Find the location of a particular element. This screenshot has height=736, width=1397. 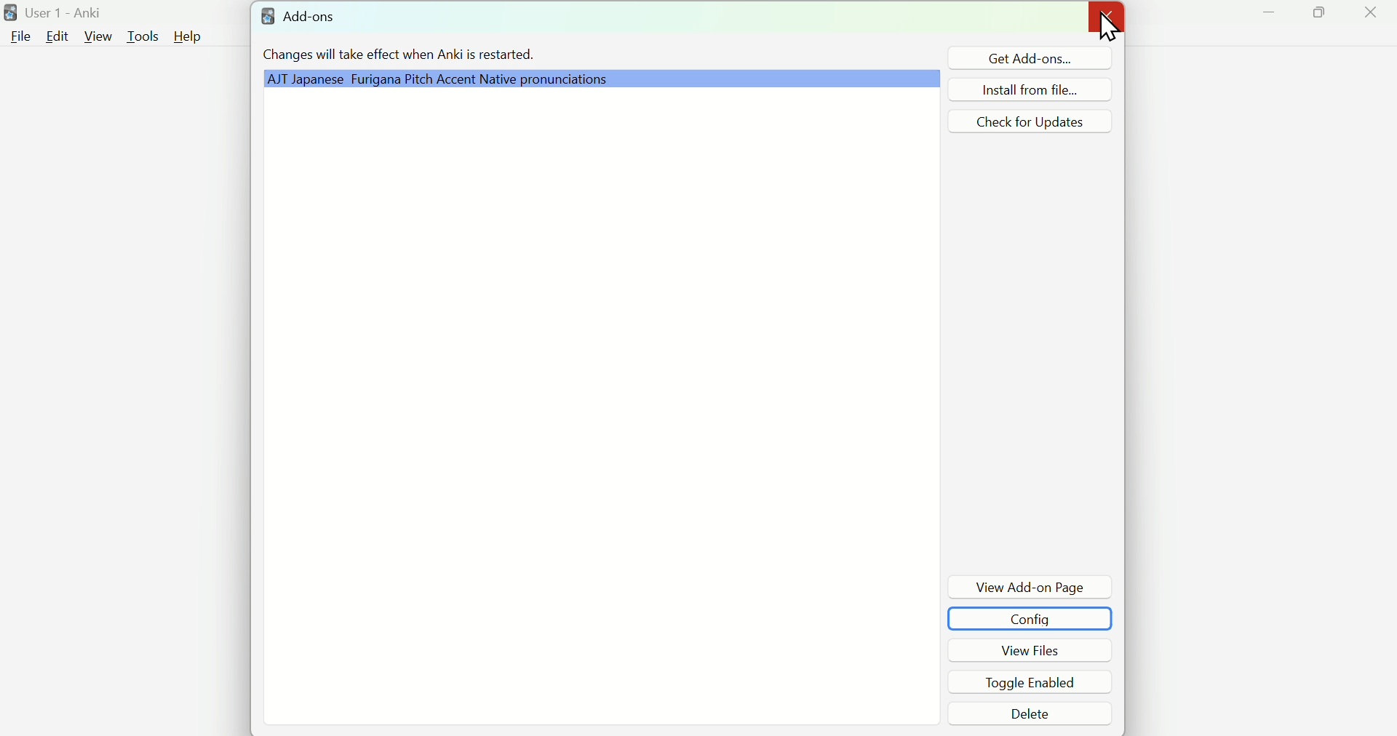

Check for Updates is located at coordinates (1033, 122).